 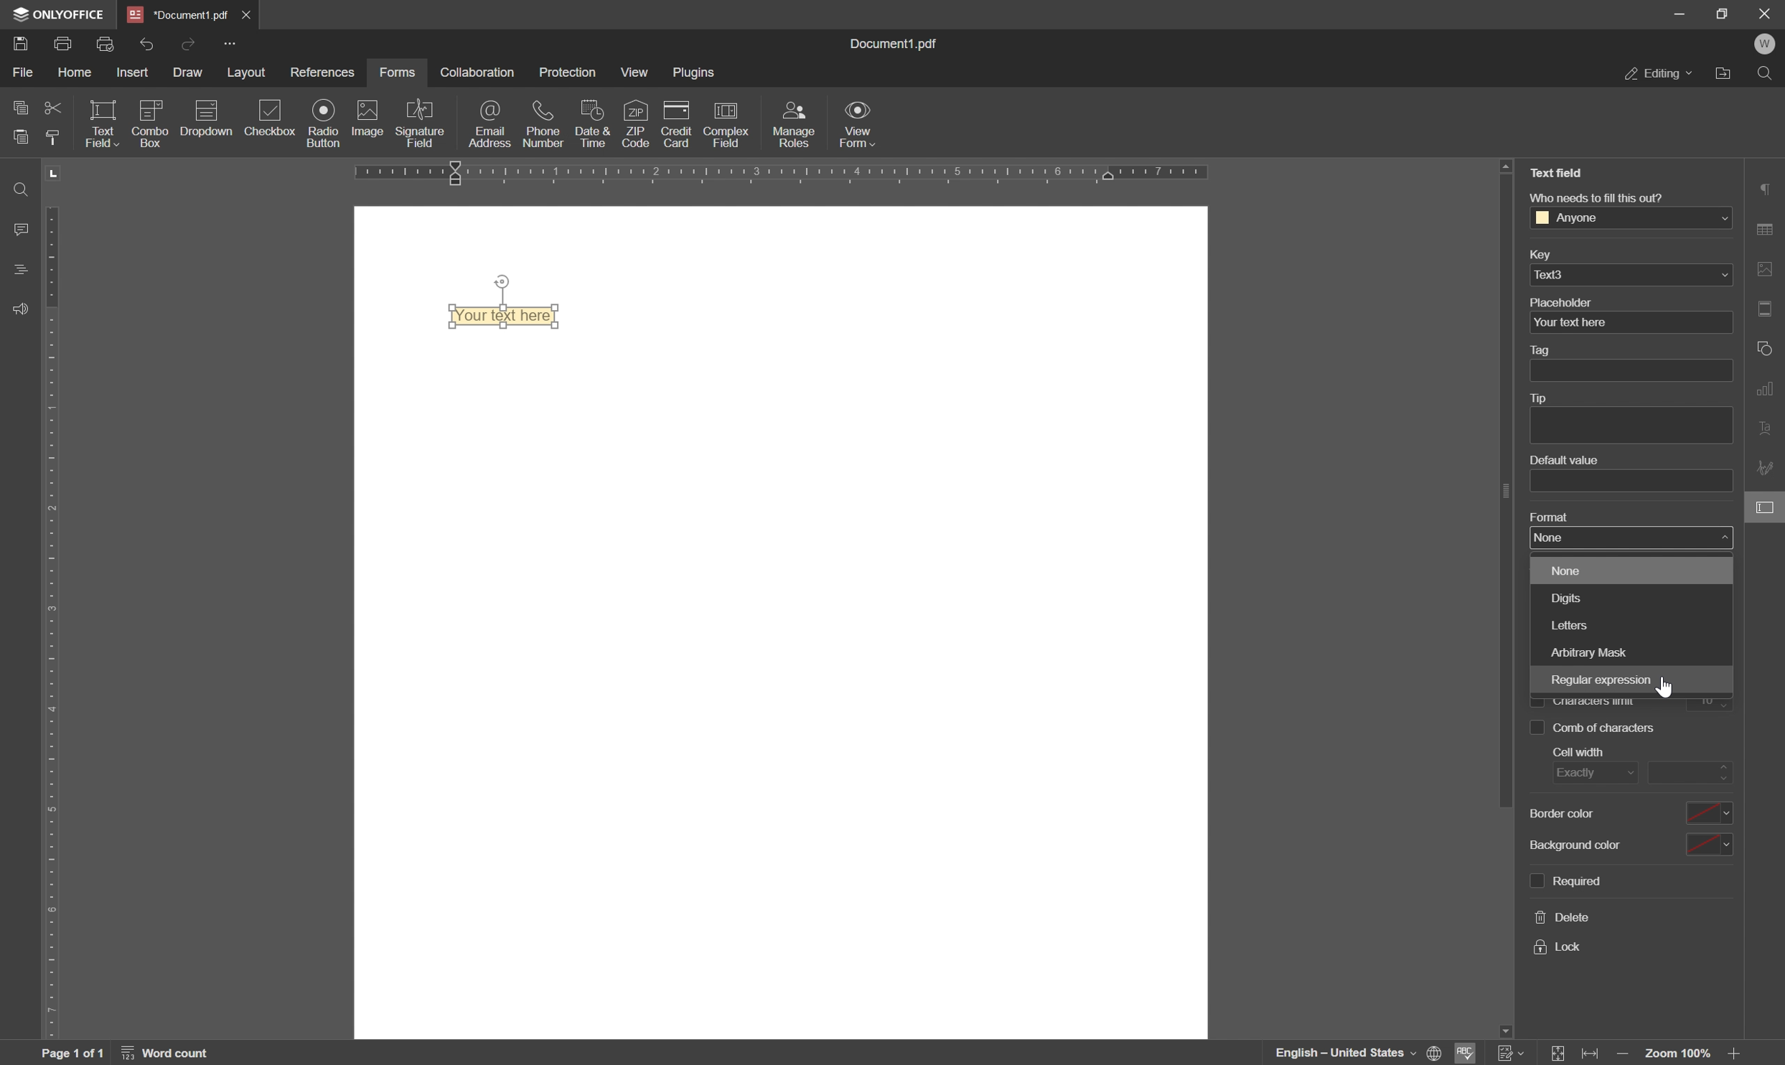 What do you see at coordinates (52, 106) in the screenshot?
I see `cut` at bounding box center [52, 106].